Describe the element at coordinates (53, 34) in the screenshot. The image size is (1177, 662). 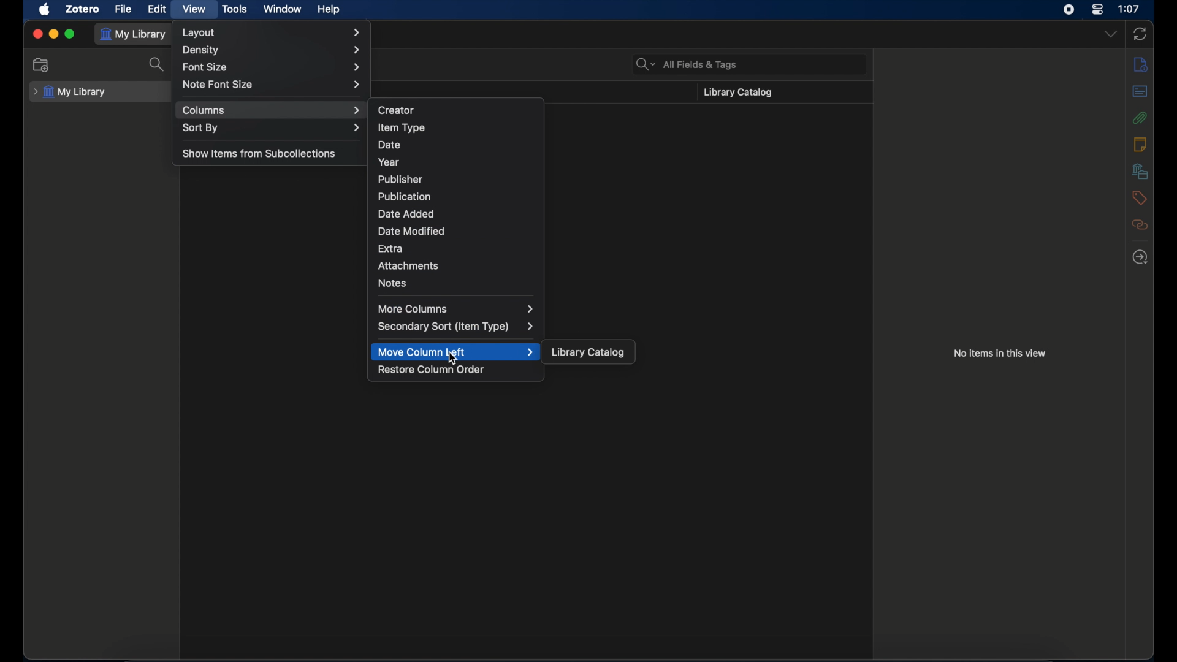
I see `minimize` at that location.